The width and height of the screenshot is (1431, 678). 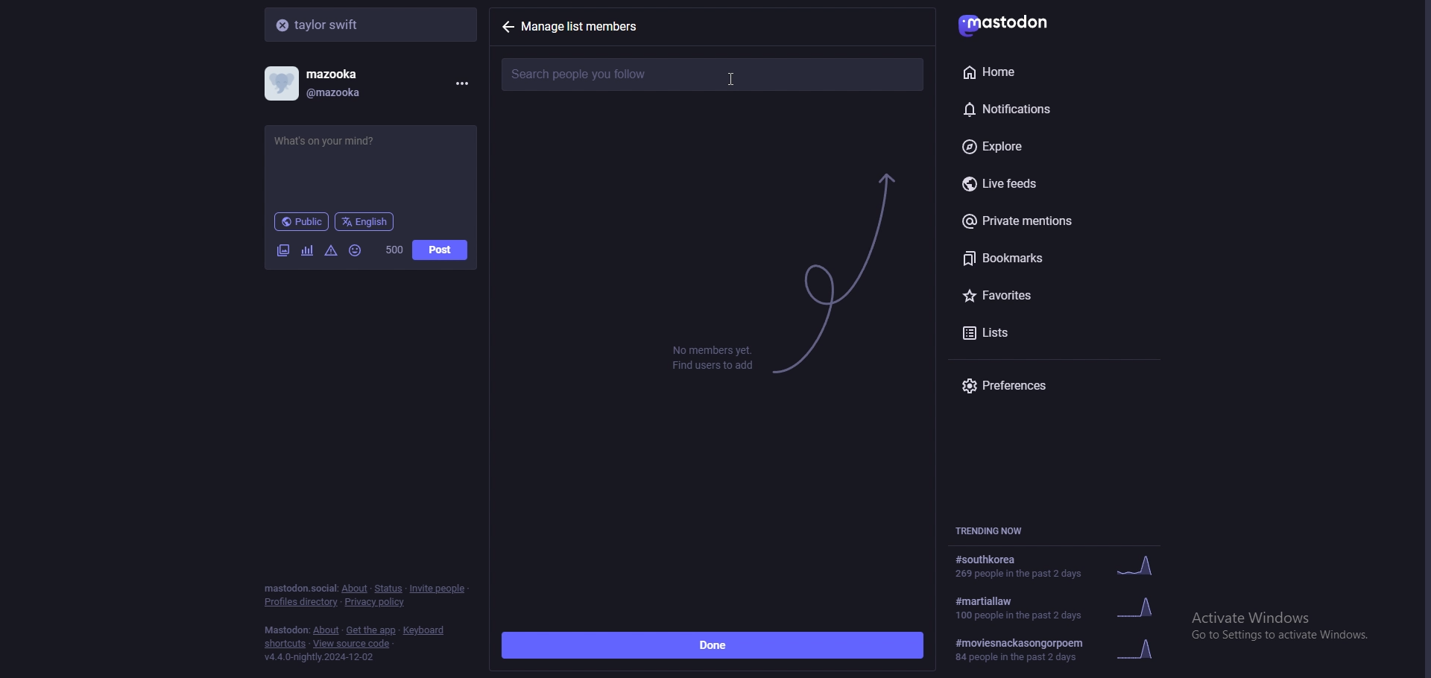 What do you see at coordinates (376, 603) in the screenshot?
I see `privacy policy` at bounding box center [376, 603].